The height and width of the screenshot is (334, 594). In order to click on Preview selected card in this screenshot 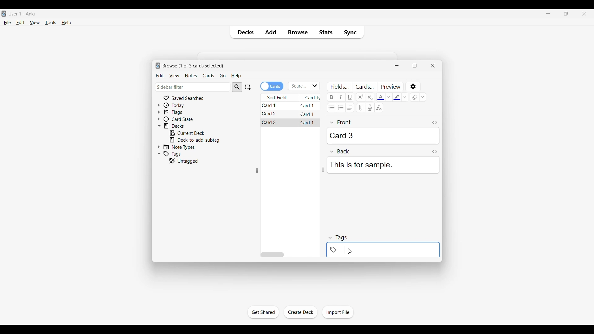, I will do `click(390, 87)`.